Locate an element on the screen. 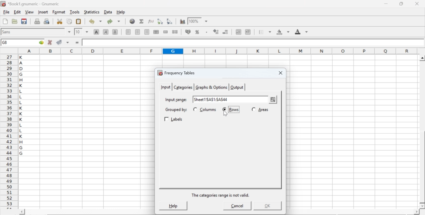  align right is located at coordinates (147, 32).